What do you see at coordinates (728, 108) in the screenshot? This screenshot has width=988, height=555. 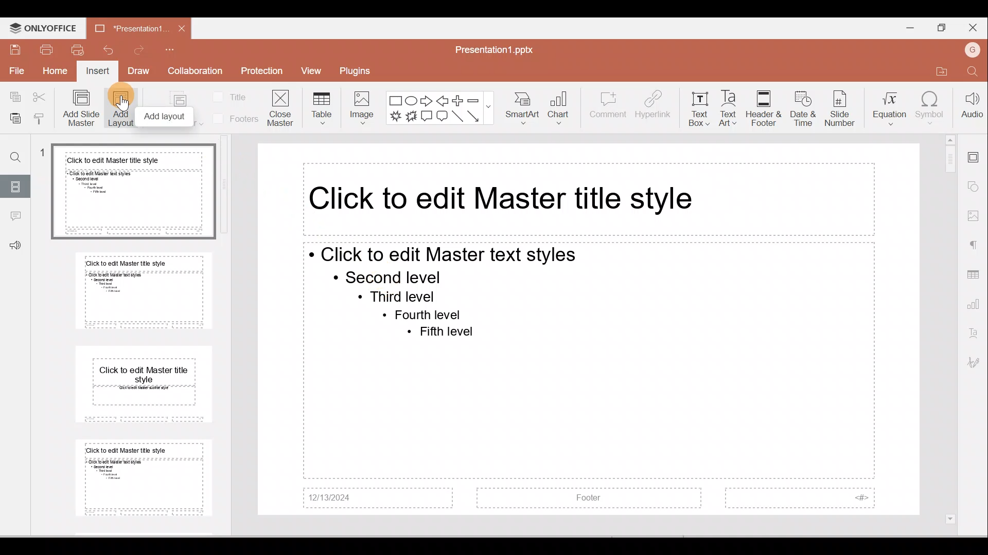 I see `Text Art` at bounding box center [728, 108].